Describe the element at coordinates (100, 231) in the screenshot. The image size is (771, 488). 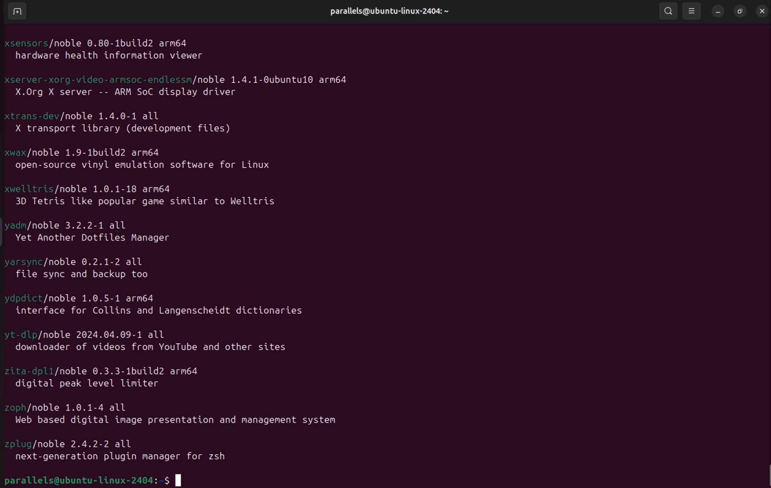
I see `yadm/noble 3.2.2-1 all
Yet Another Dotfiles Manager` at that location.